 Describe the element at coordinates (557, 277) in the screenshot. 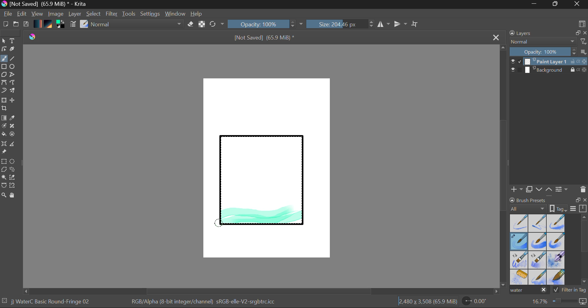

I see `Water C - Wide Area` at that location.